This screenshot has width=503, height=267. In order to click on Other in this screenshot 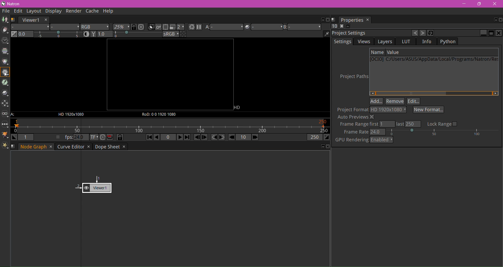, I will do `click(5, 125)`.